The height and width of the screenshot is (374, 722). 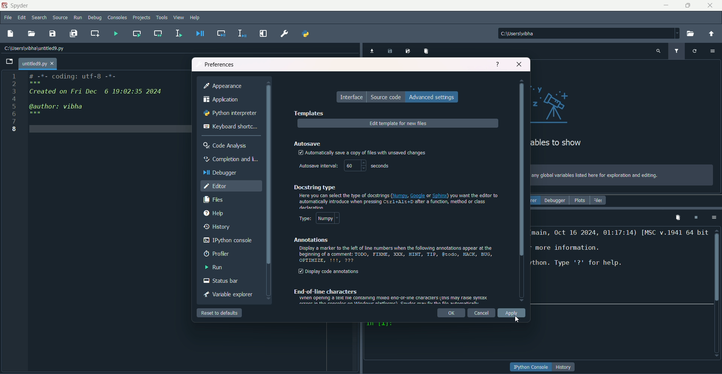 What do you see at coordinates (229, 159) in the screenshot?
I see `completion` at bounding box center [229, 159].